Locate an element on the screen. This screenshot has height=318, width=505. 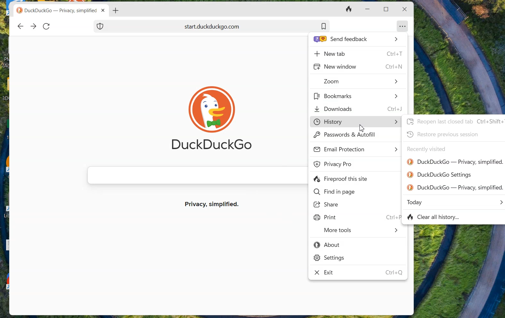
New window is located at coordinates (357, 67).